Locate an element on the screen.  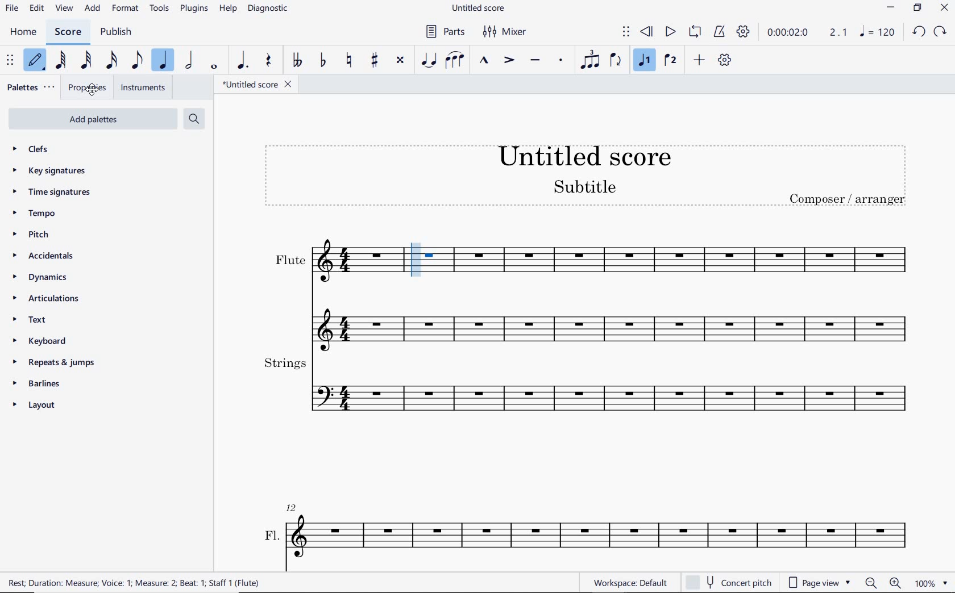
FORMAT is located at coordinates (126, 7).